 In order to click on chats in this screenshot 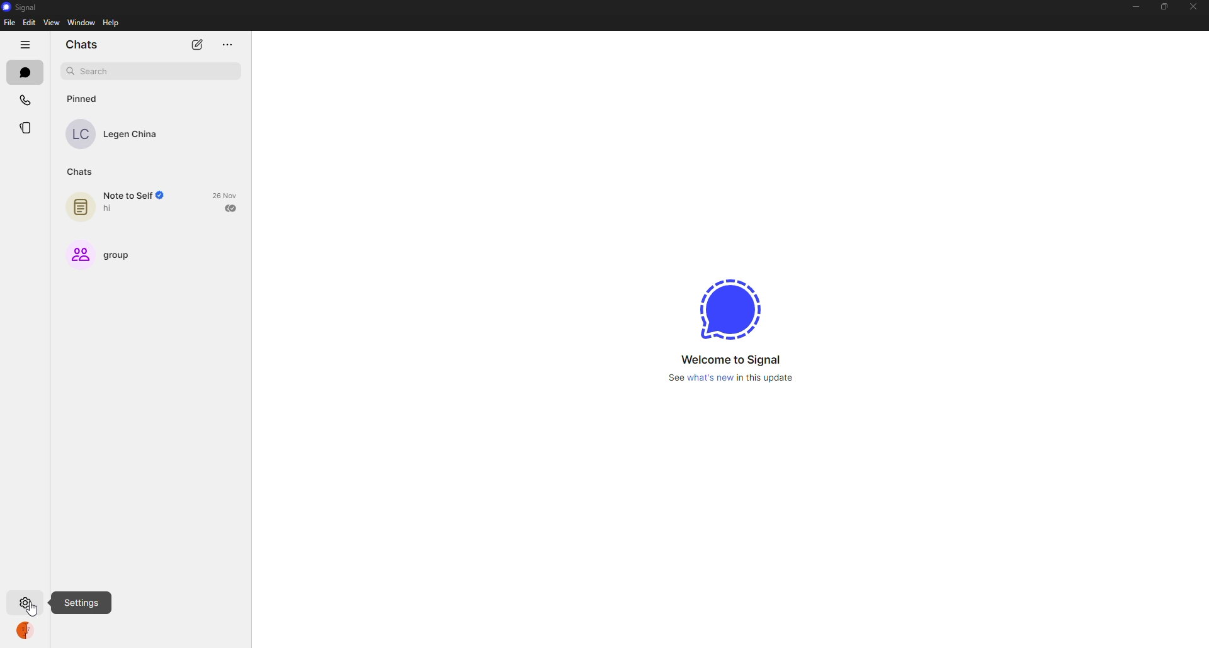, I will do `click(82, 44)`.